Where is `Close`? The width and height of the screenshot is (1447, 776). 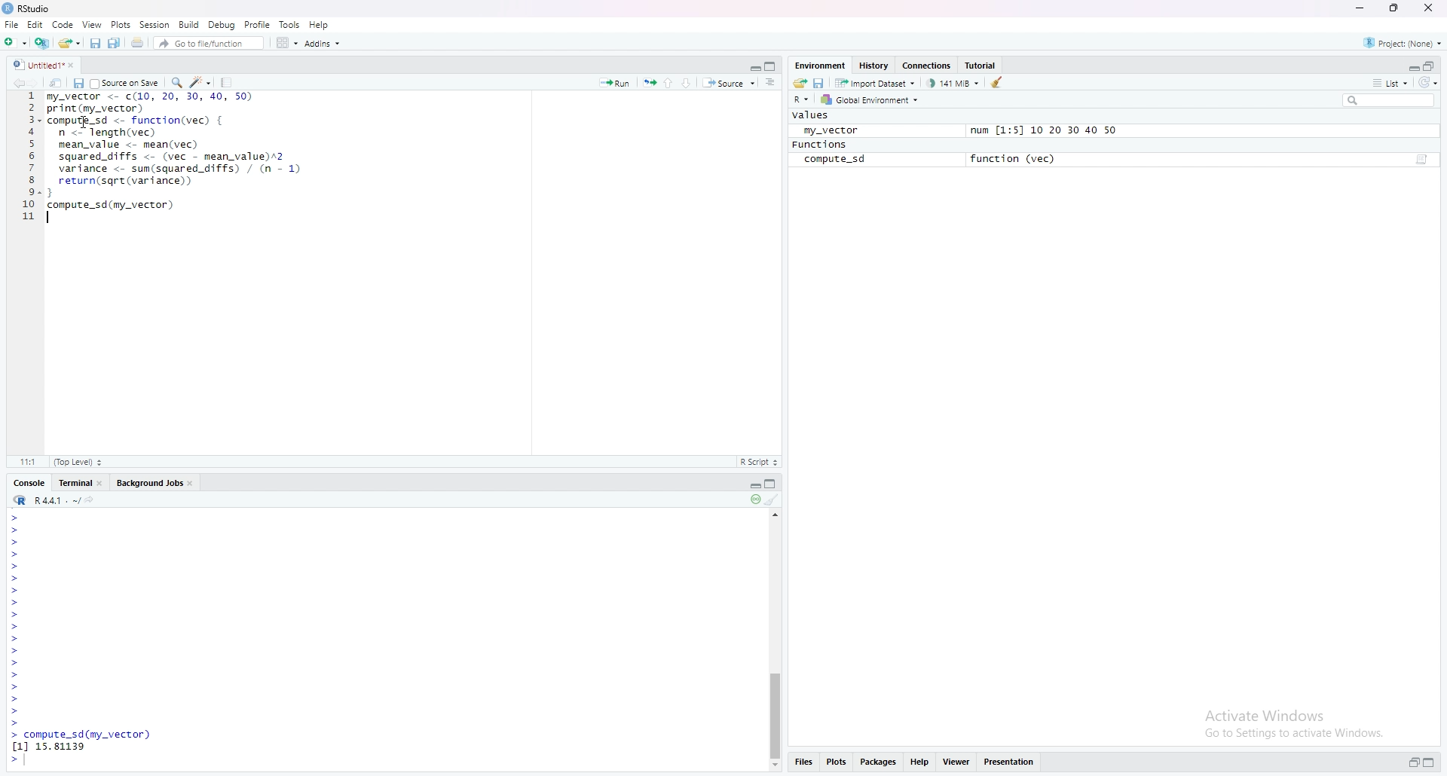 Close is located at coordinates (76, 66).